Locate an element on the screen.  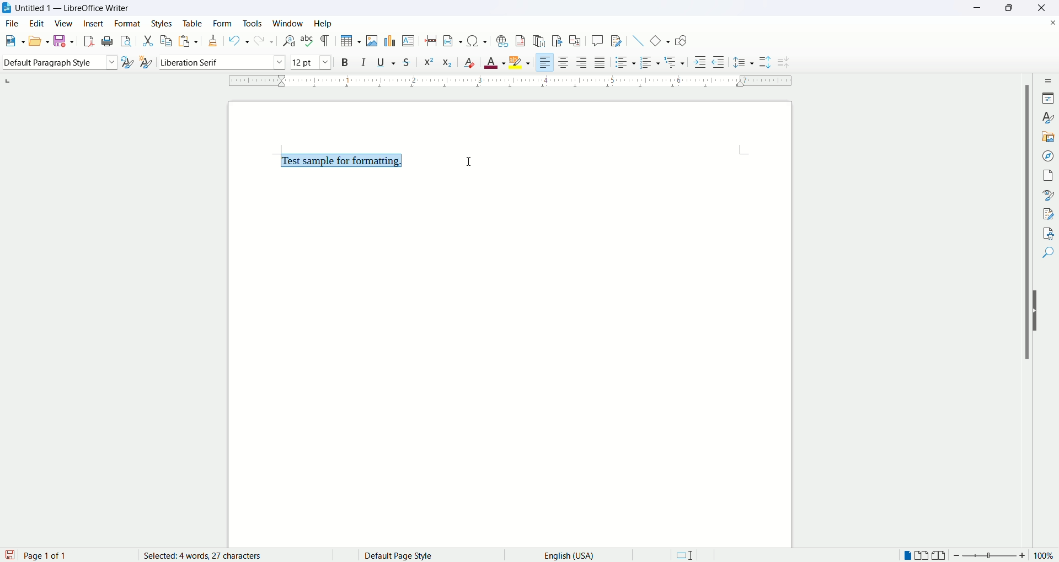
default page style is located at coordinates (419, 554).